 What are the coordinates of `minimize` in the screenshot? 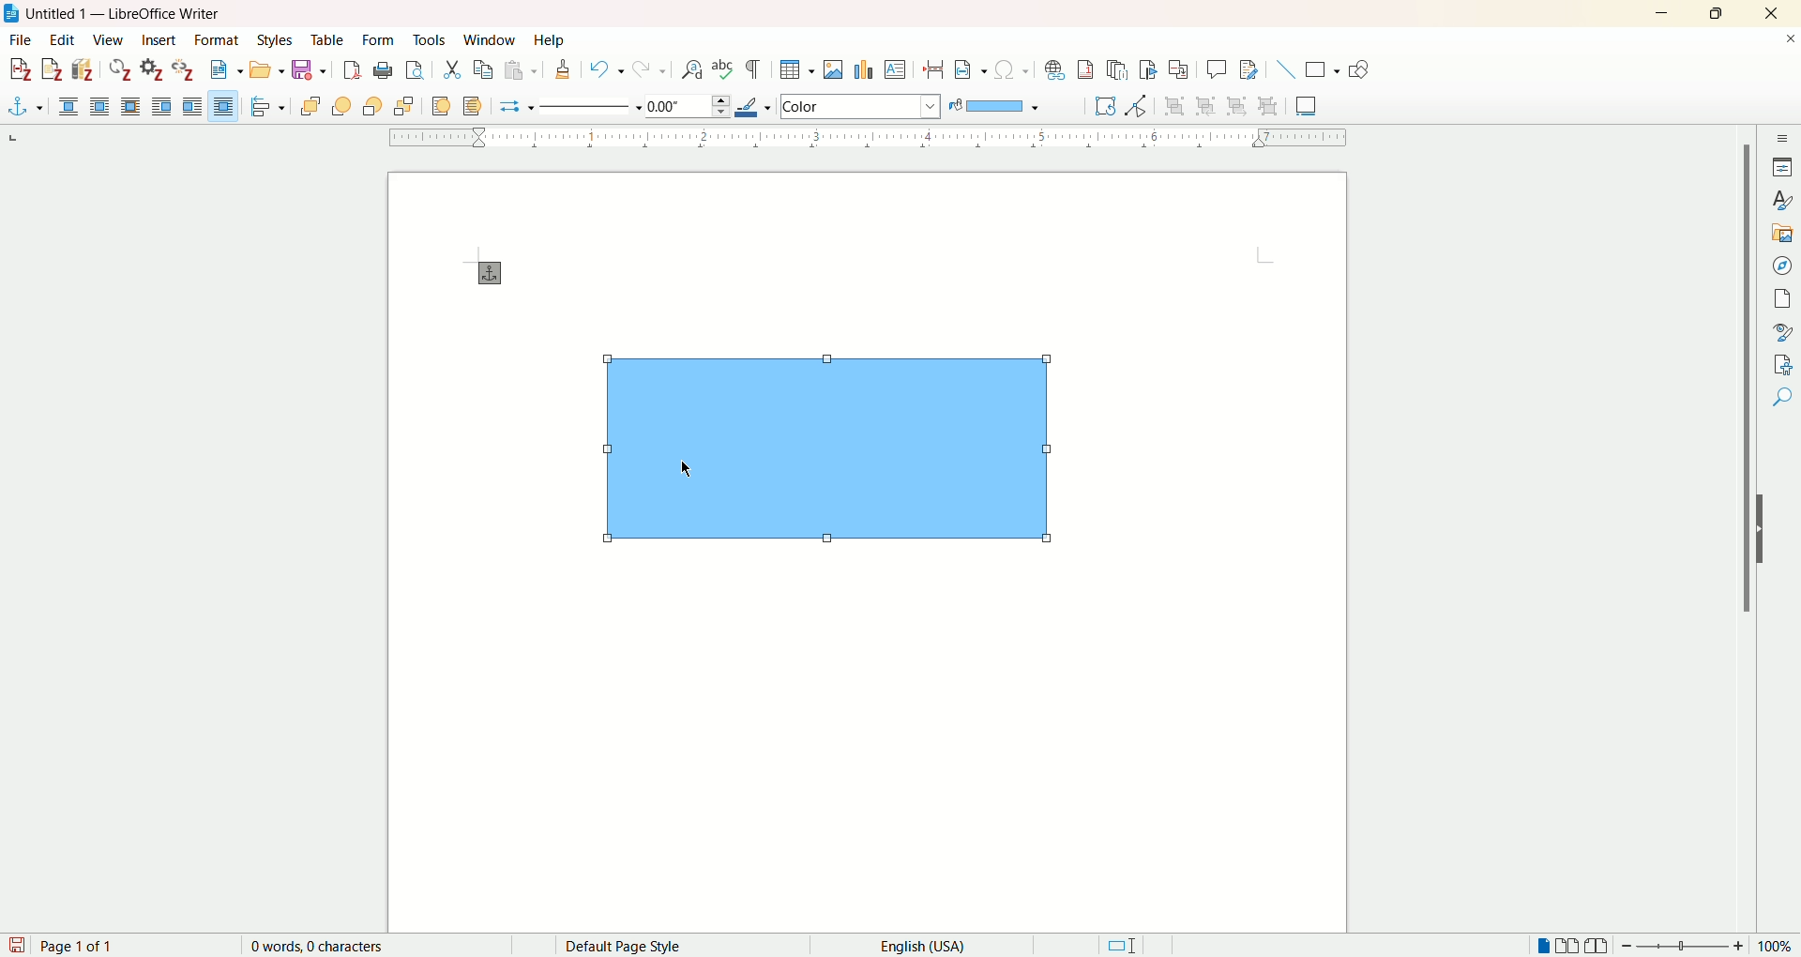 It's located at (1661, 14).